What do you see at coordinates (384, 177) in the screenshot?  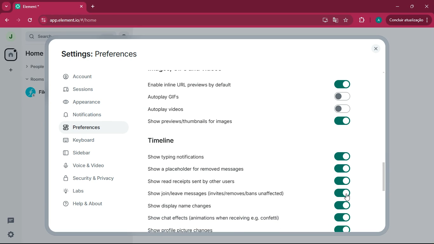 I see `scroll bar` at bounding box center [384, 177].